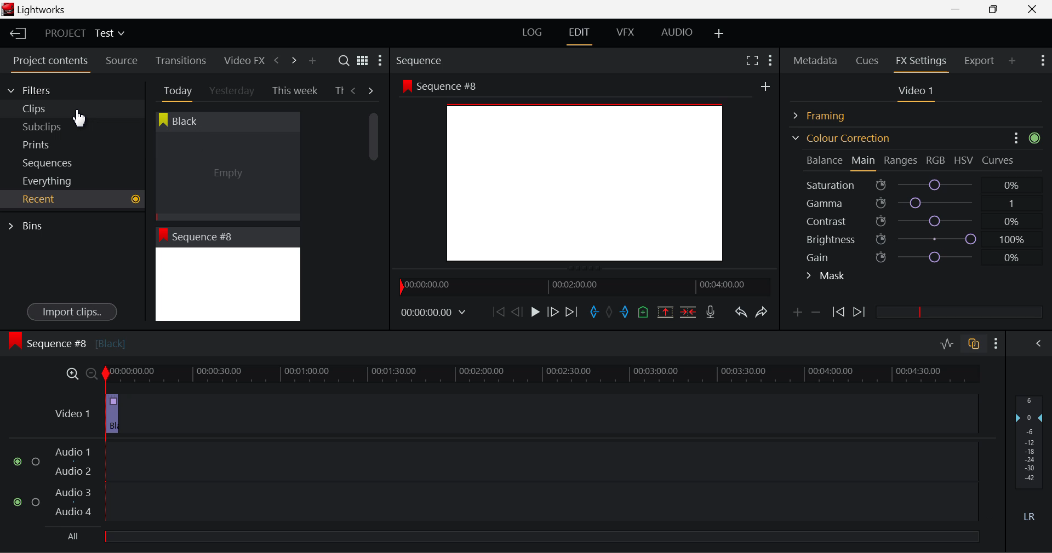  I want to click on Project Timeline Navigator, so click(583, 286).